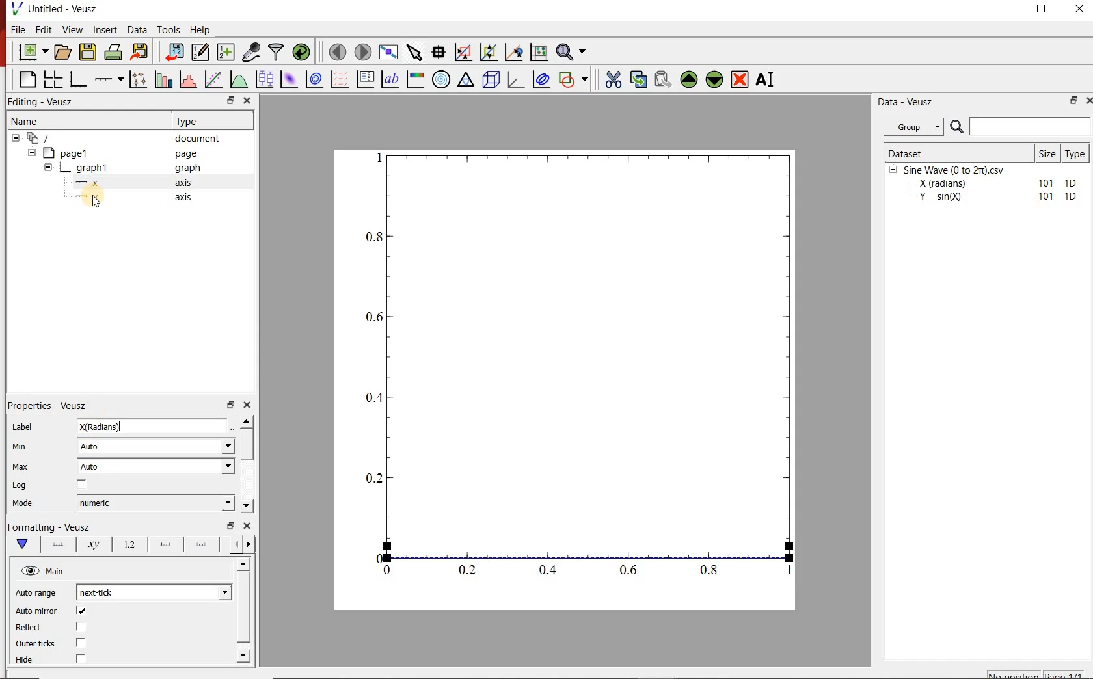 This screenshot has height=679, width=1093. What do you see at coordinates (1003, 9) in the screenshot?
I see `Minimize` at bounding box center [1003, 9].